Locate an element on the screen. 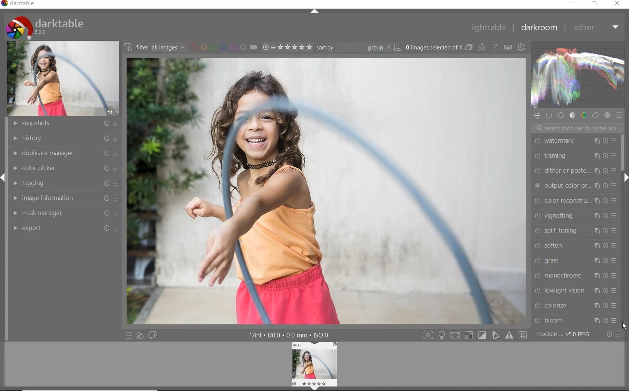  split toning is located at coordinates (576, 231).